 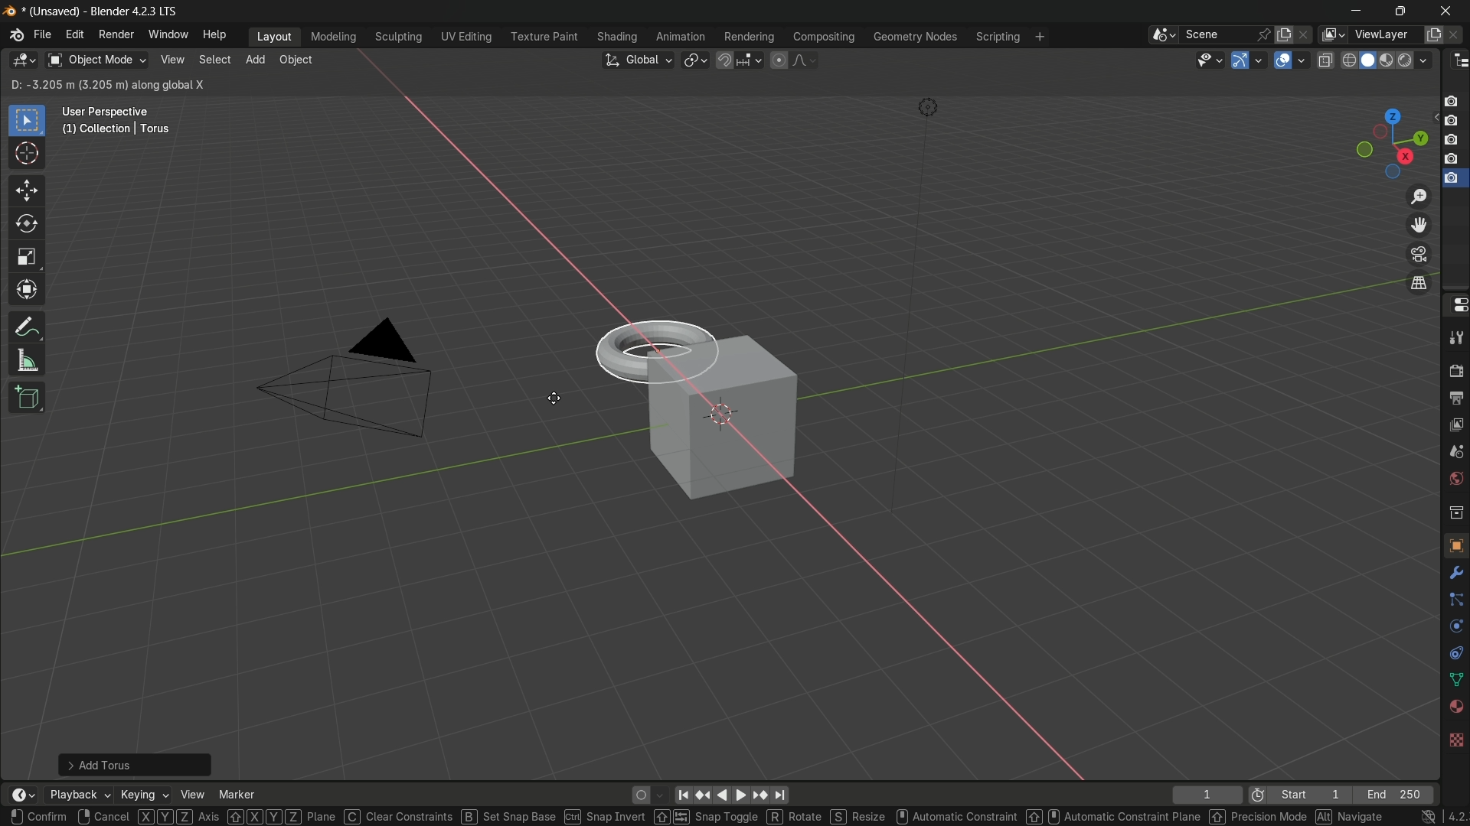 What do you see at coordinates (345, 378) in the screenshot?
I see `camera` at bounding box center [345, 378].